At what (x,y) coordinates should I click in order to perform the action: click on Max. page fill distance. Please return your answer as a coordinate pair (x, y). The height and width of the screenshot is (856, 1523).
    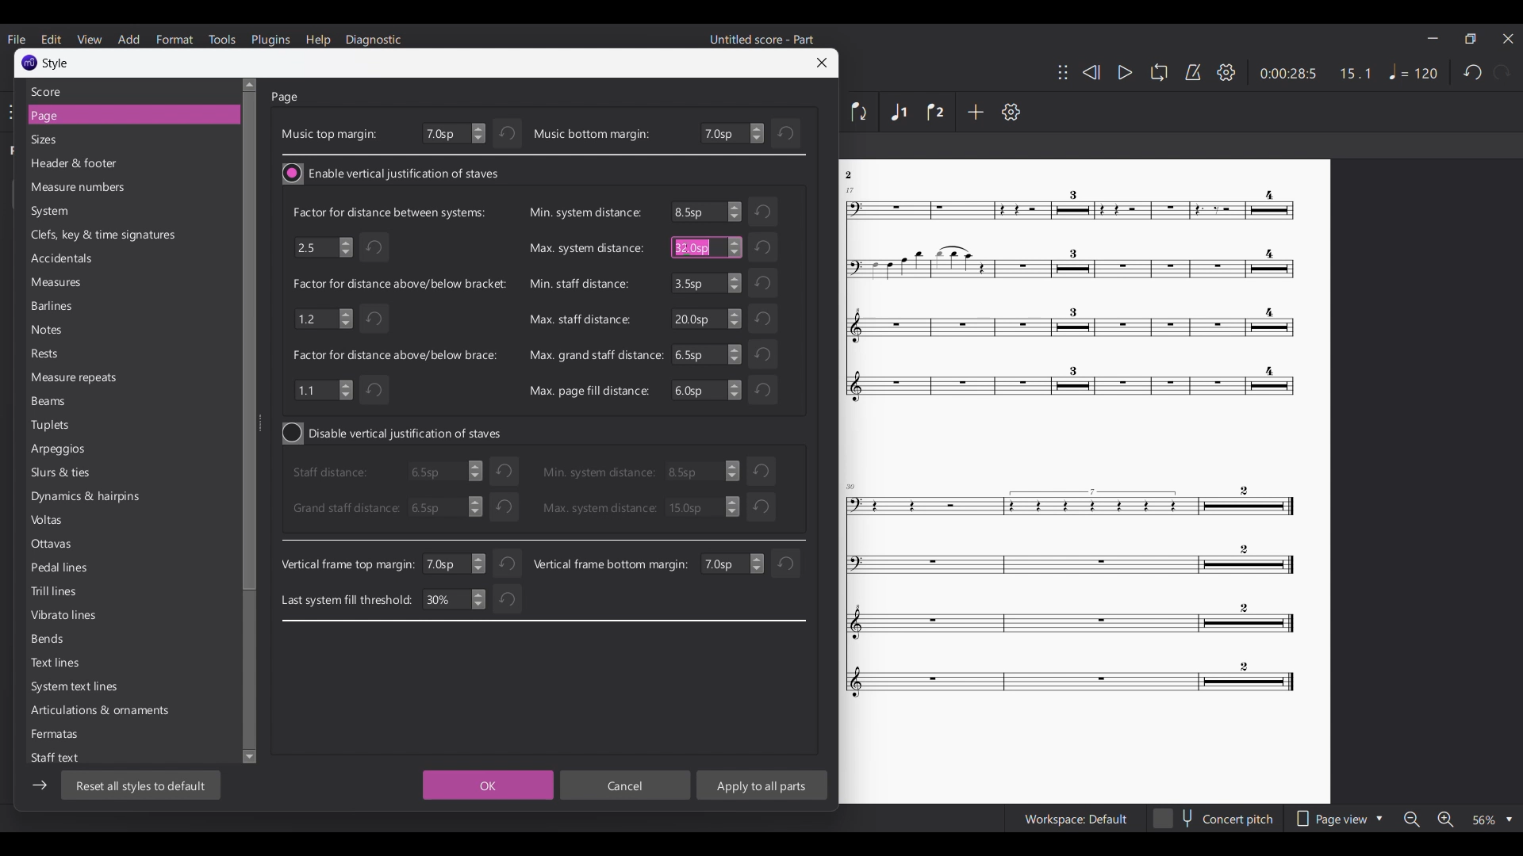
    Looking at the image, I should click on (589, 390).